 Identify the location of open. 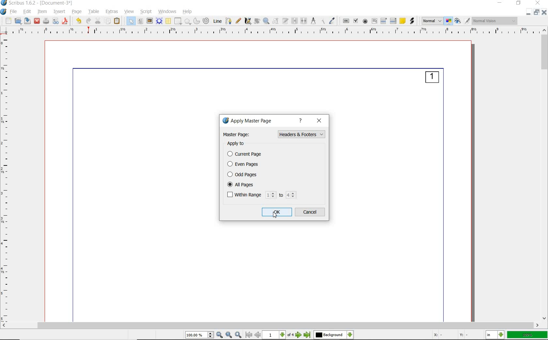
(18, 21).